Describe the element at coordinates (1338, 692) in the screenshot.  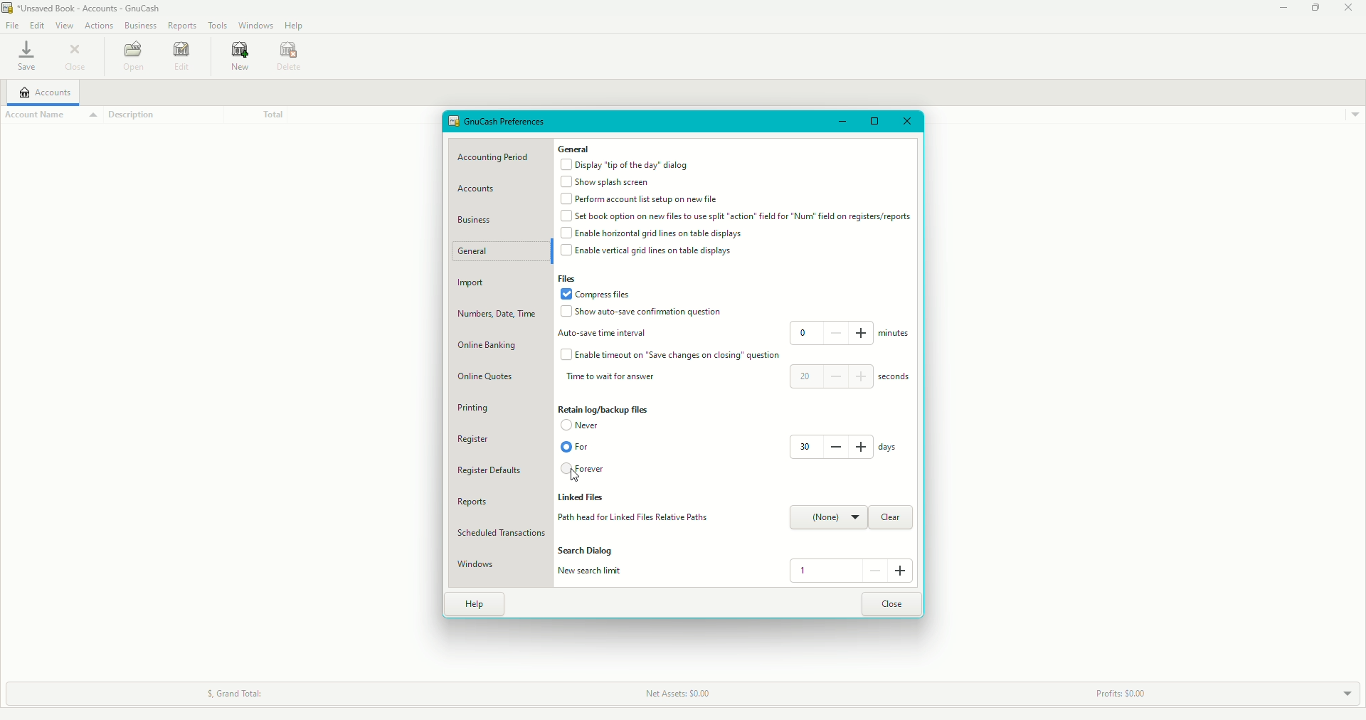
I see `Drop Down` at that location.